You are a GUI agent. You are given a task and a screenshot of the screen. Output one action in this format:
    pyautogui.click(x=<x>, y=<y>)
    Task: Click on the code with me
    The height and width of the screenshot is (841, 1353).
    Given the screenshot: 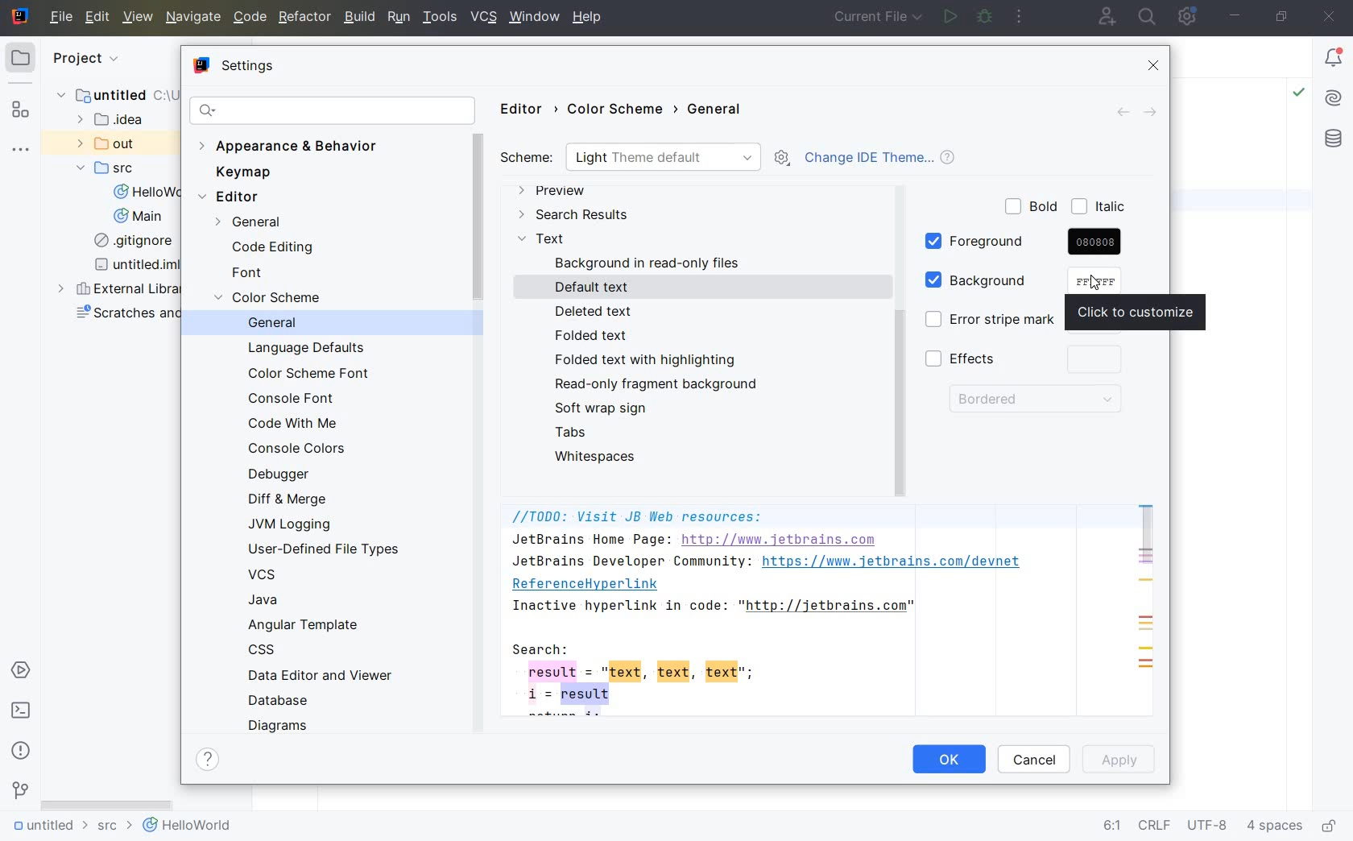 What is the action you would take?
    pyautogui.click(x=1105, y=16)
    